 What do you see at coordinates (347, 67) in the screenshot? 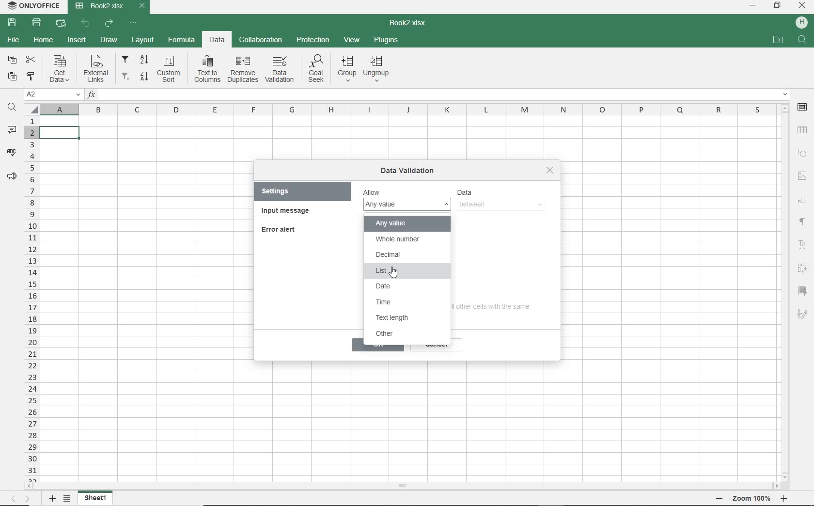
I see `group` at bounding box center [347, 67].